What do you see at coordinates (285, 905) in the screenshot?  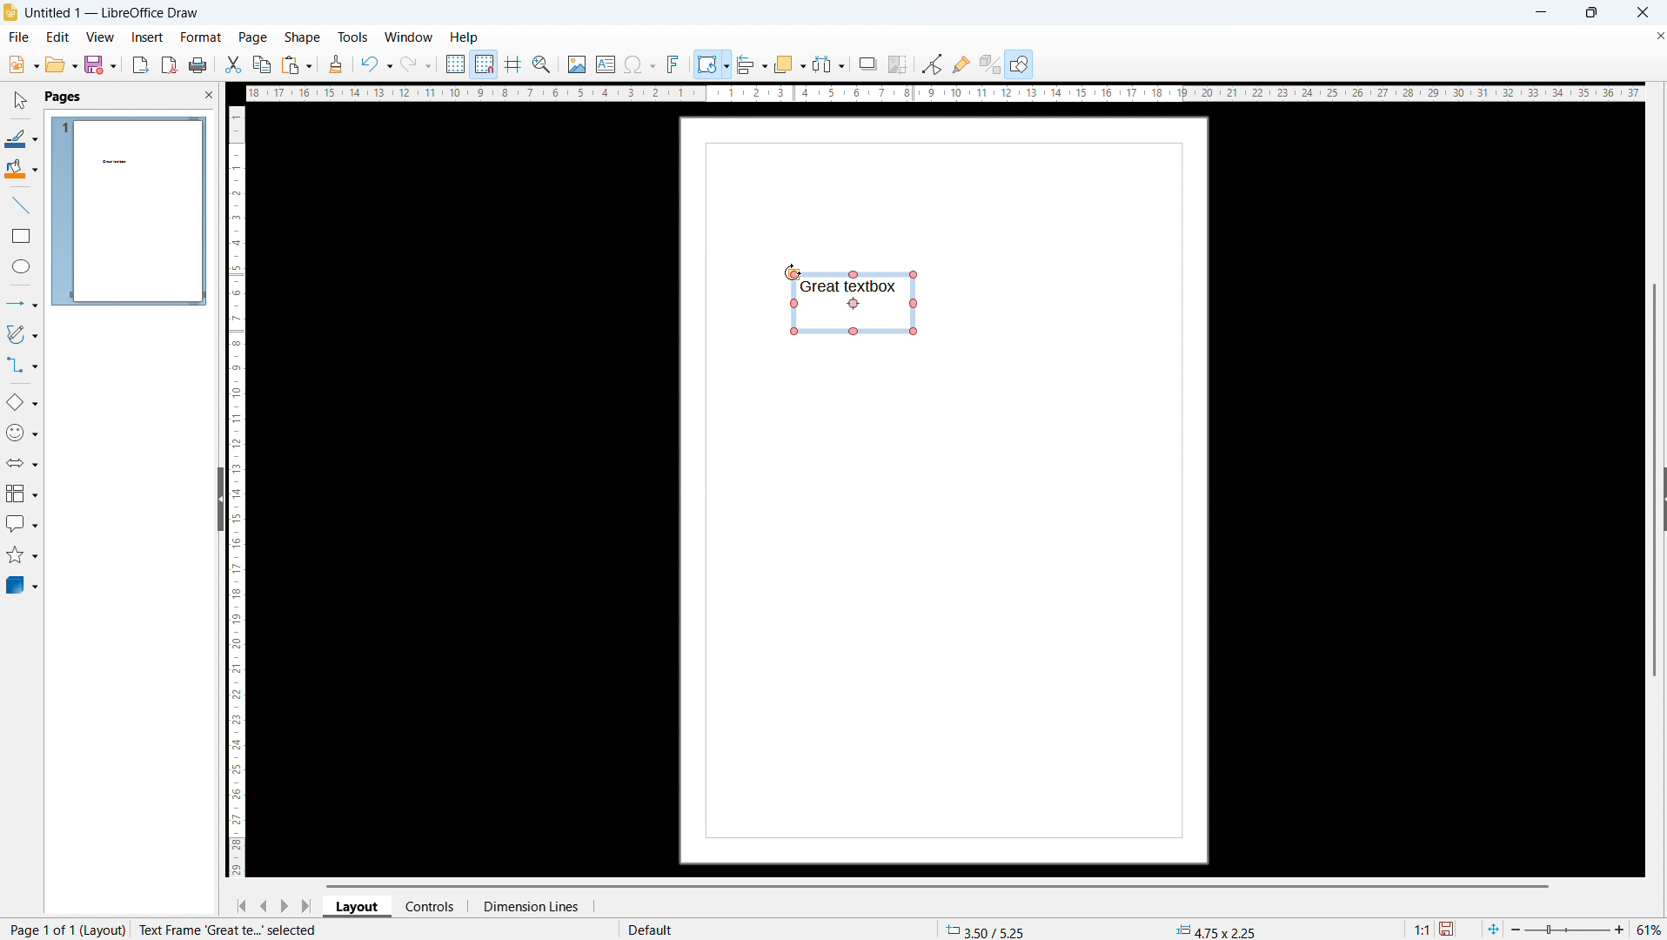 I see `next page` at bounding box center [285, 905].